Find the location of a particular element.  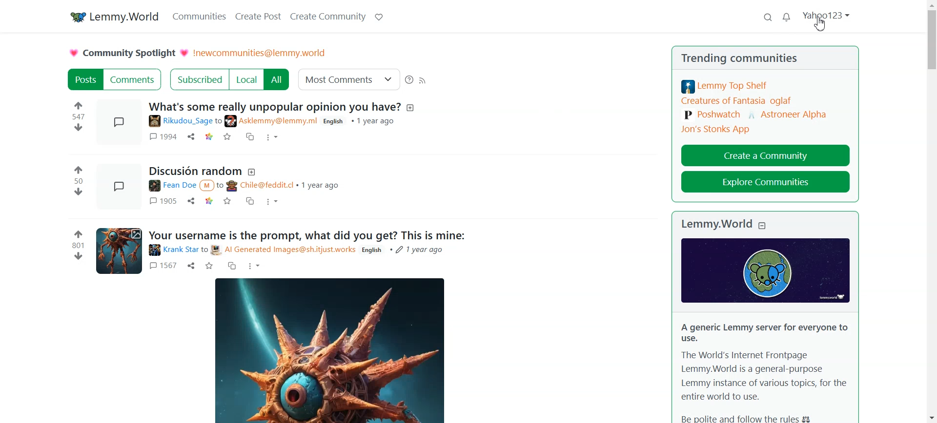

Astroneer Alpha is located at coordinates (788, 113).